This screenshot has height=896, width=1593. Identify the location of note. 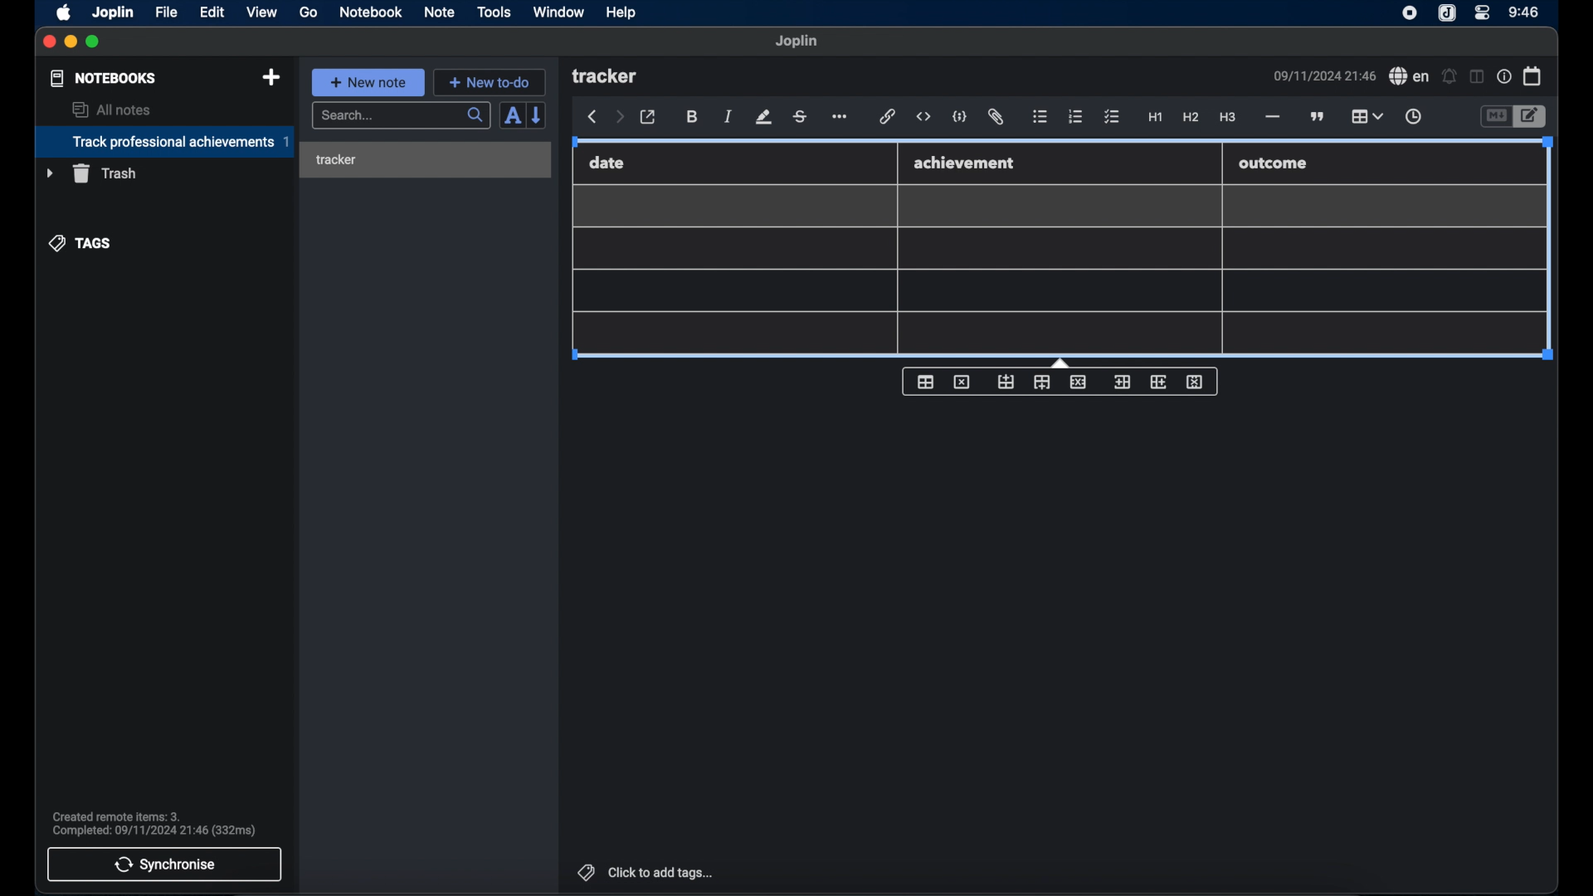
(439, 12).